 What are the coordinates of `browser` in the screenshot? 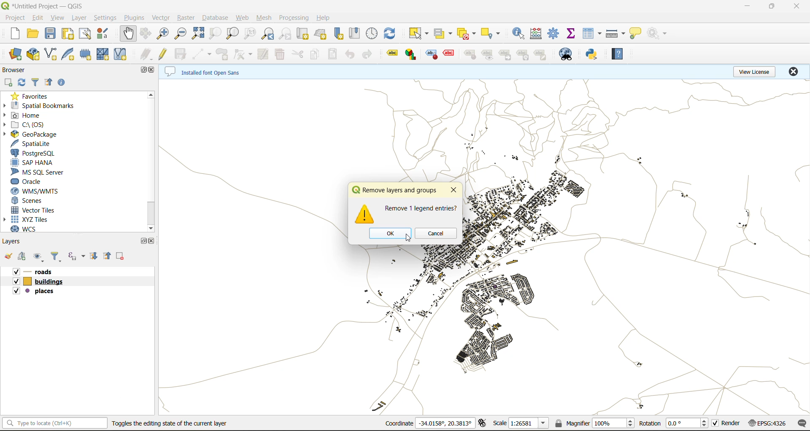 It's located at (18, 70).